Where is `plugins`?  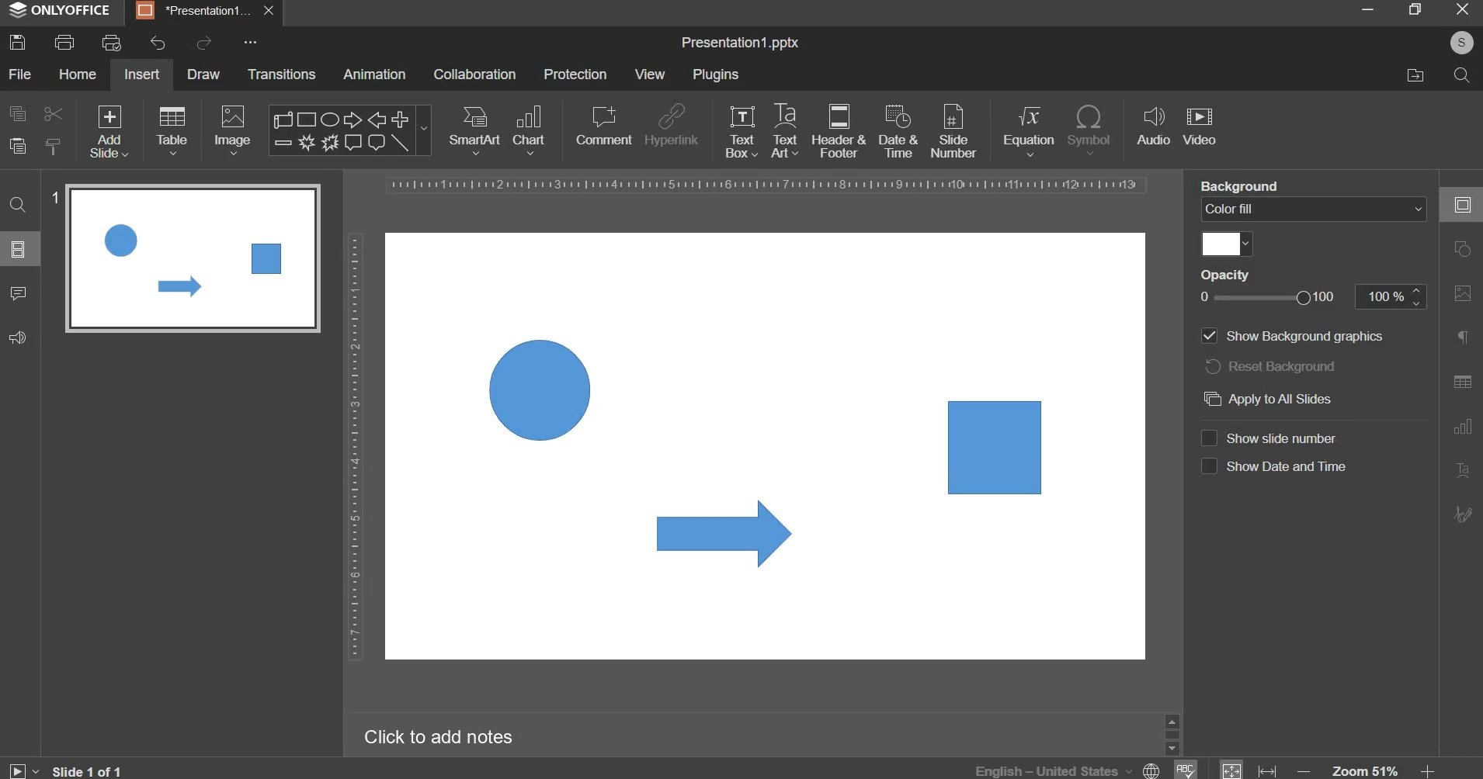 plugins is located at coordinates (715, 74).